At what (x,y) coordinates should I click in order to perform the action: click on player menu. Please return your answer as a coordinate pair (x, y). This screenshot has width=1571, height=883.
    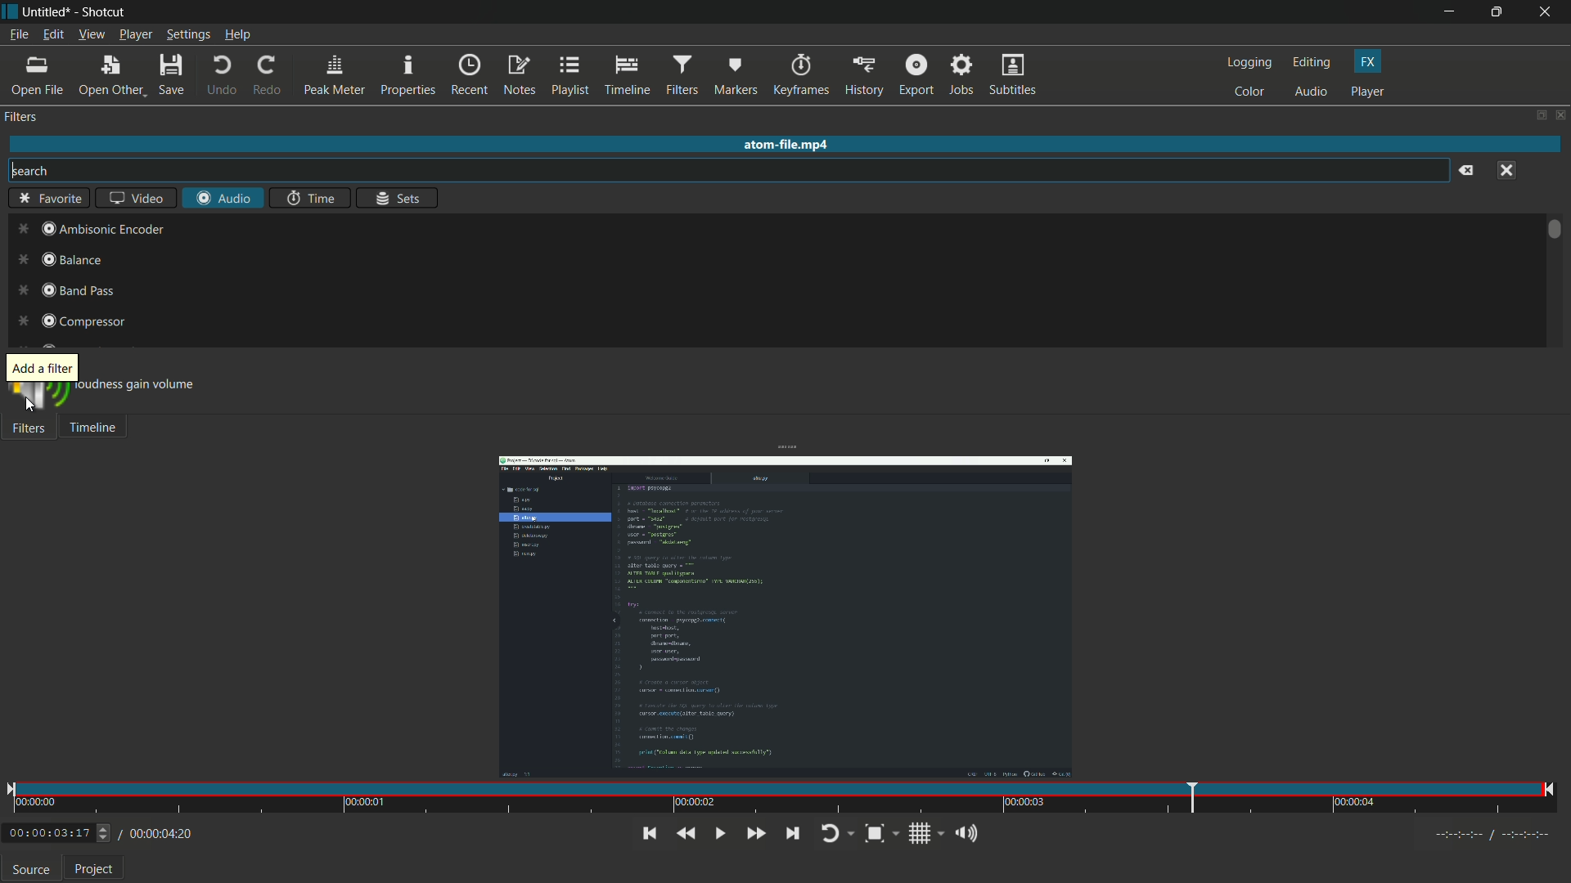
    Looking at the image, I should click on (136, 34).